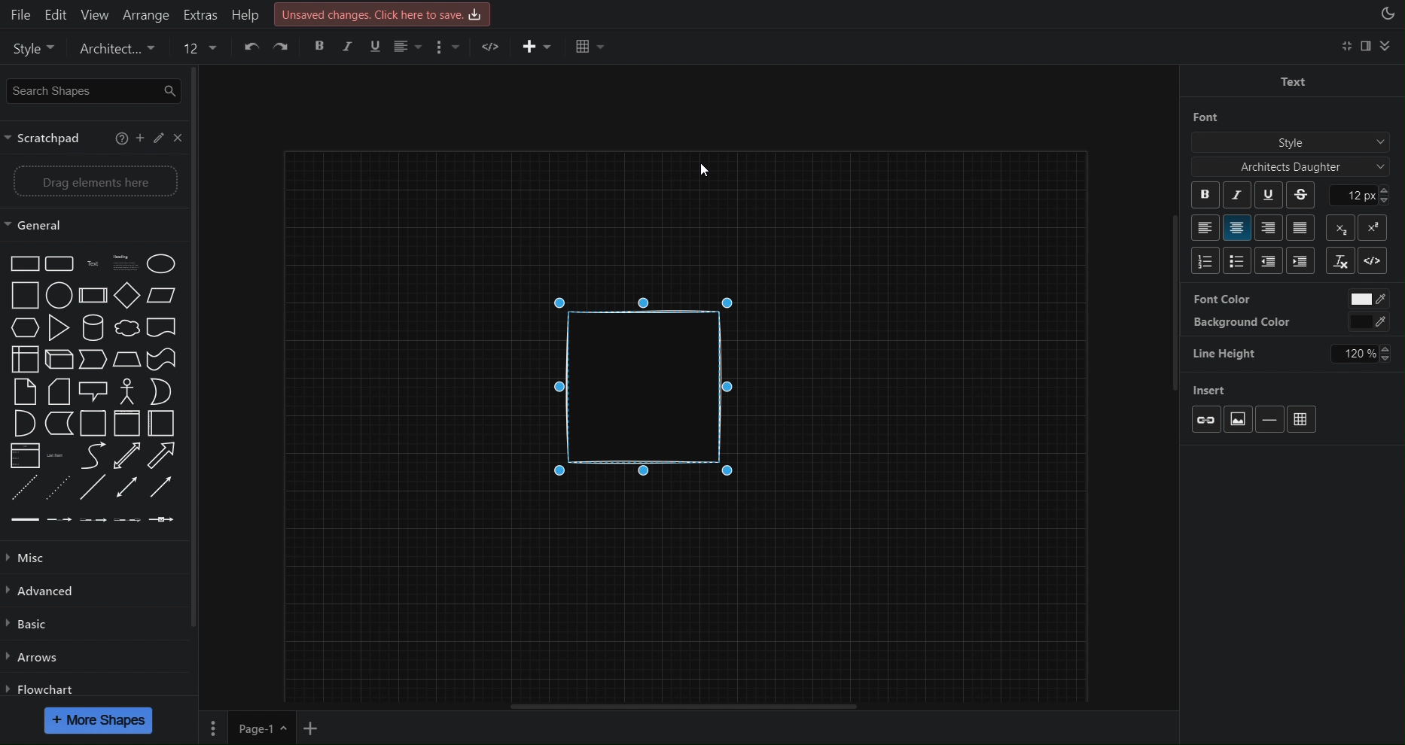  Describe the element at coordinates (1281, 166) in the screenshot. I see `Architects Daughter` at that location.